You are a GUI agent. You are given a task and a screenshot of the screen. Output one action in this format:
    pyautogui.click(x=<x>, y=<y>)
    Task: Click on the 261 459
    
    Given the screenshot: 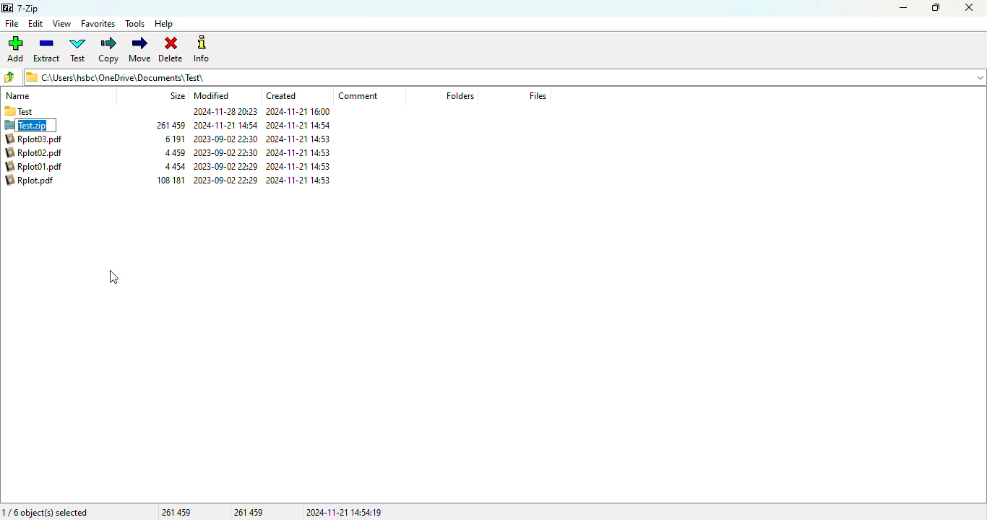 What is the action you would take?
    pyautogui.click(x=176, y=511)
    